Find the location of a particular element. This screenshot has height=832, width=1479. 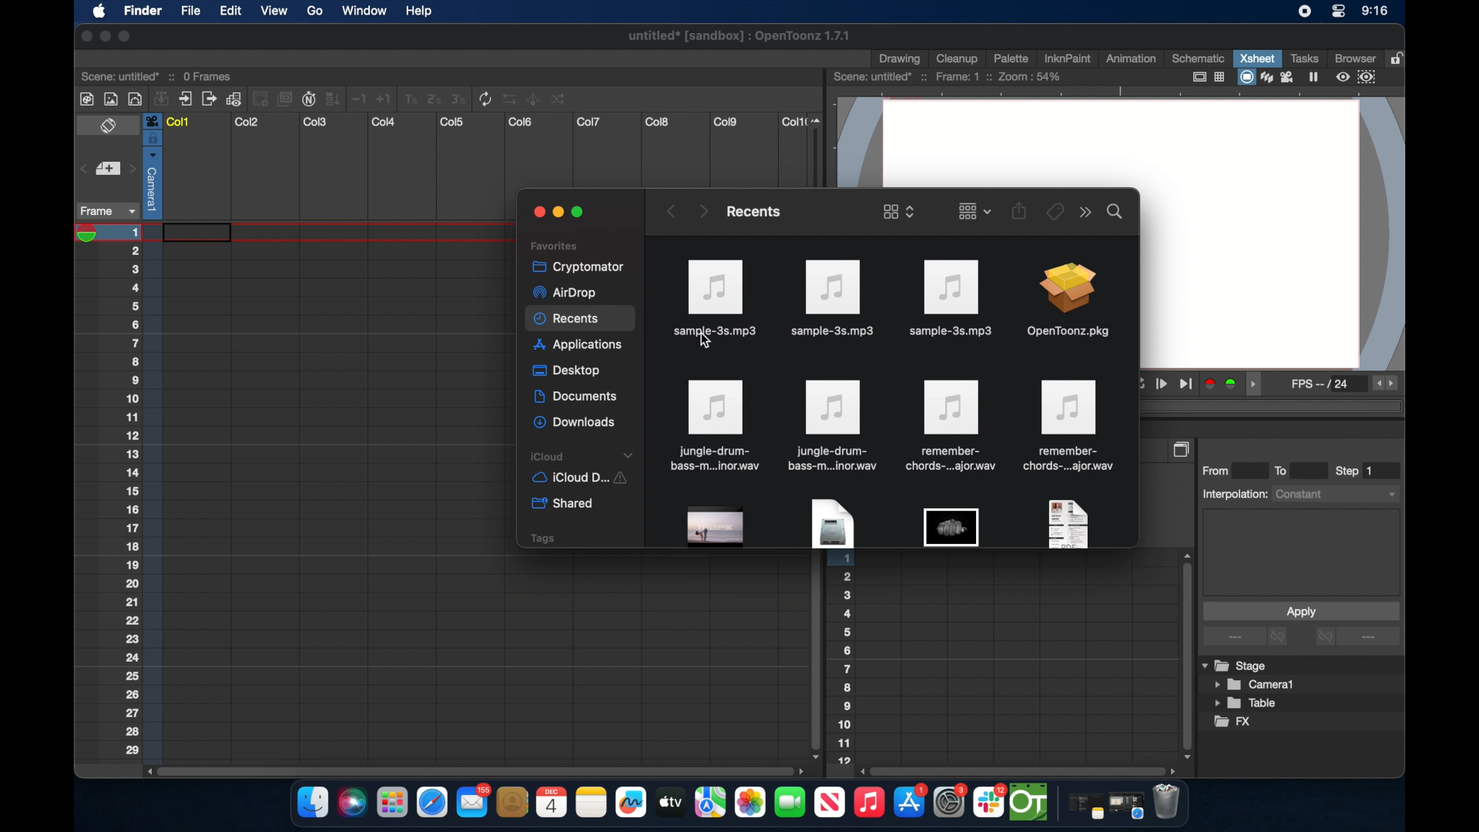

facetime is located at coordinates (790, 800).